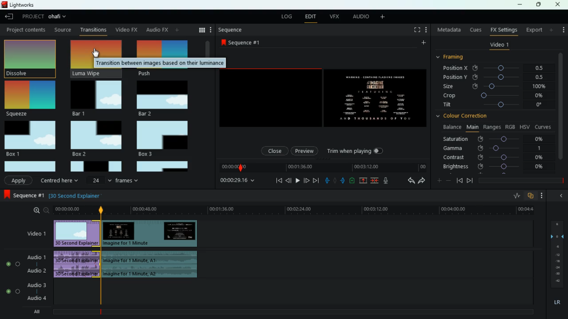 The height and width of the screenshot is (319, 568). What do you see at coordinates (495, 139) in the screenshot?
I see `saturation` at bounding box center [495, 139].